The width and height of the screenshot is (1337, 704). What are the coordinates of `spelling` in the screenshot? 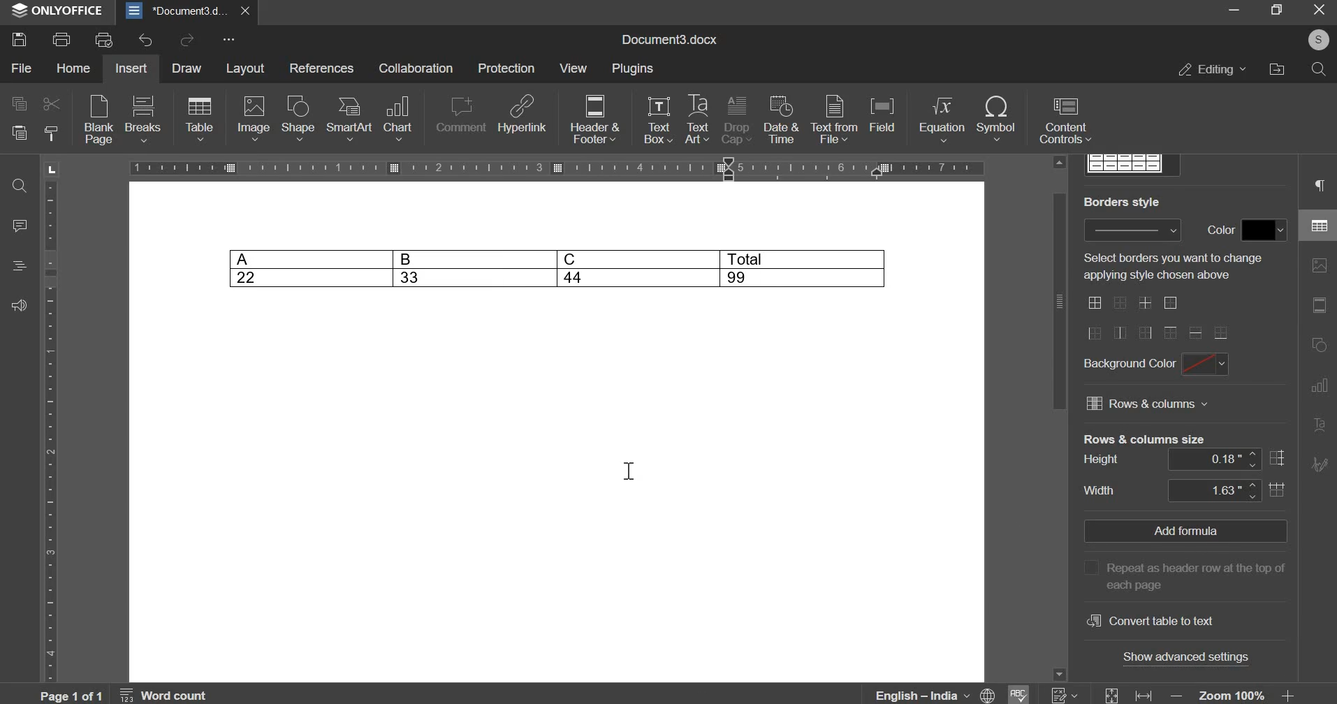 It's located at (1018, 694).